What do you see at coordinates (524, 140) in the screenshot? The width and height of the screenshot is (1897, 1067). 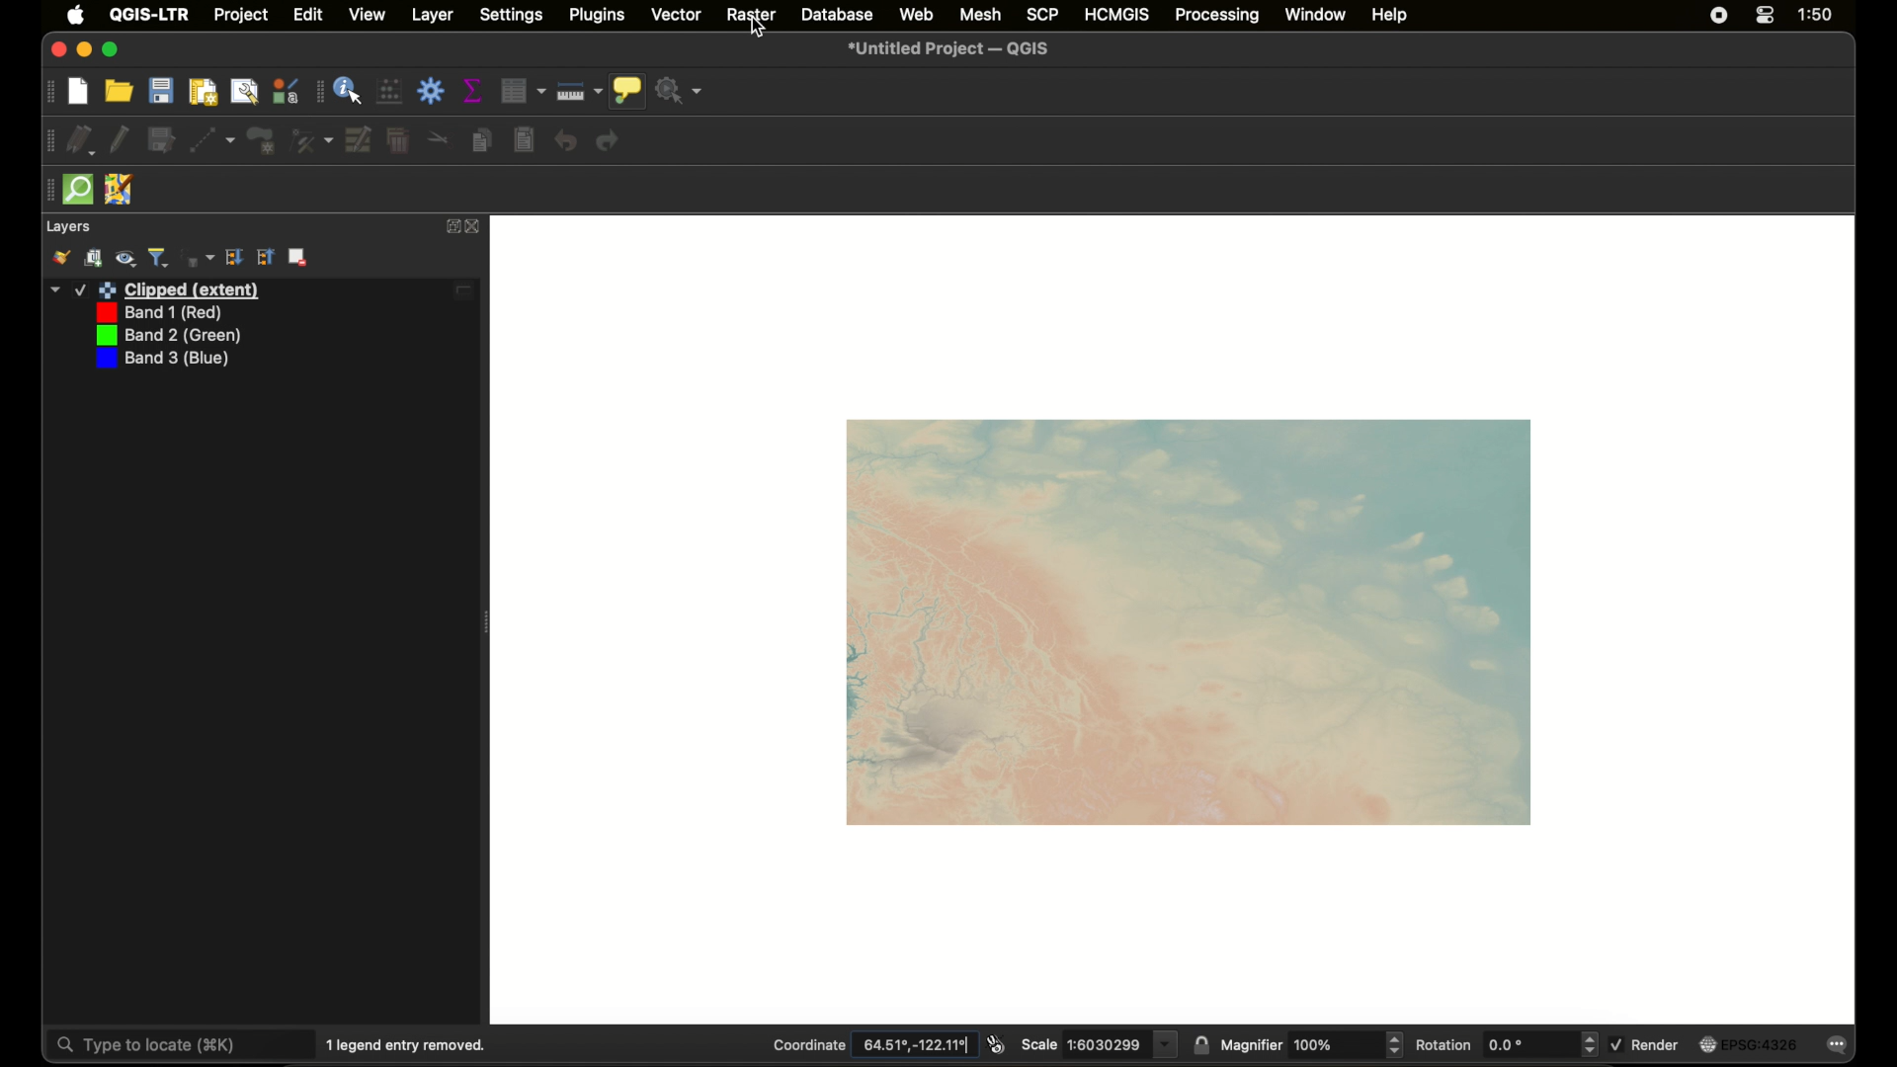 I see `paste features` at bounding box center [524, 140].